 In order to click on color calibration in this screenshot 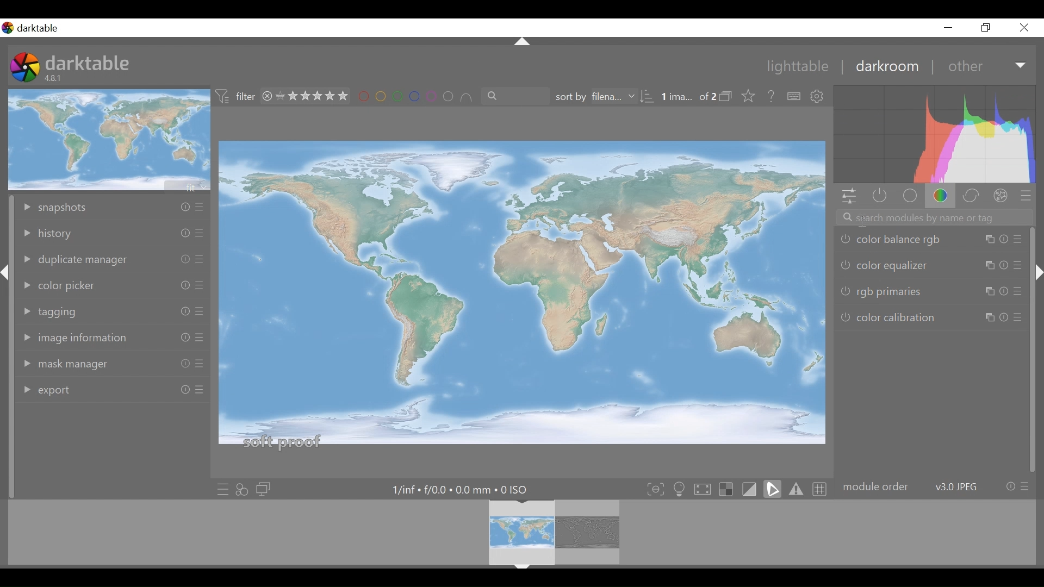, I will do `click(932, 316)`.